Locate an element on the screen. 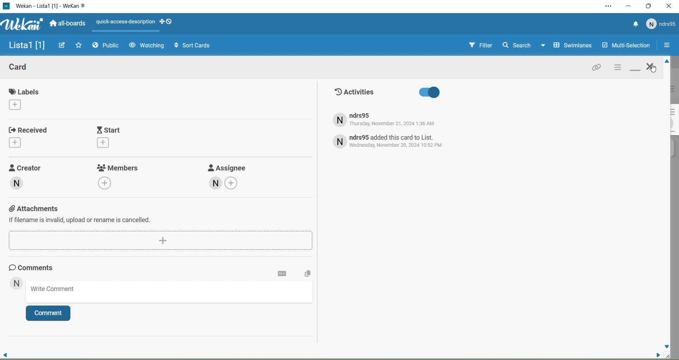  text is located at coordinates (395, 120).